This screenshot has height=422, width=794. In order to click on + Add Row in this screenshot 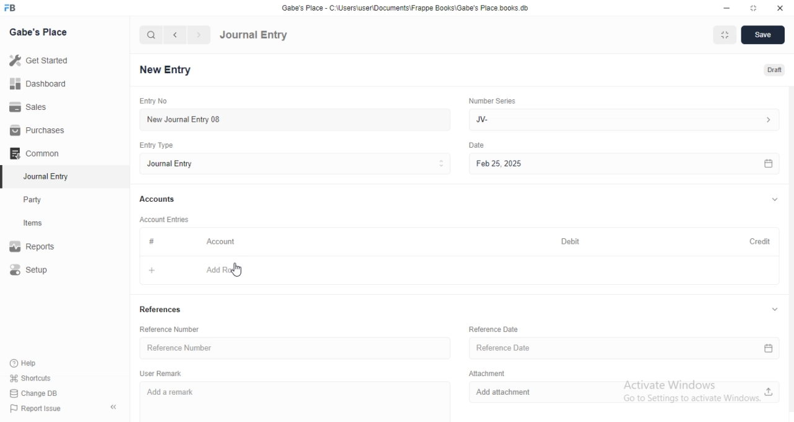, I will do `click(456, 271)`.